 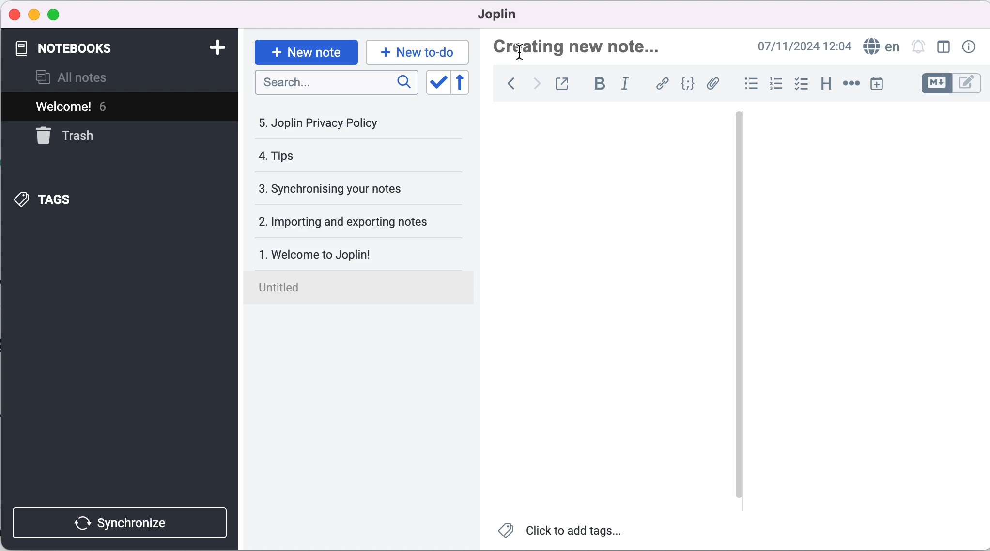 What do you see at coordinates (627, 83) in the screenshot?
I see `italic` at bounding box center [627, 83].